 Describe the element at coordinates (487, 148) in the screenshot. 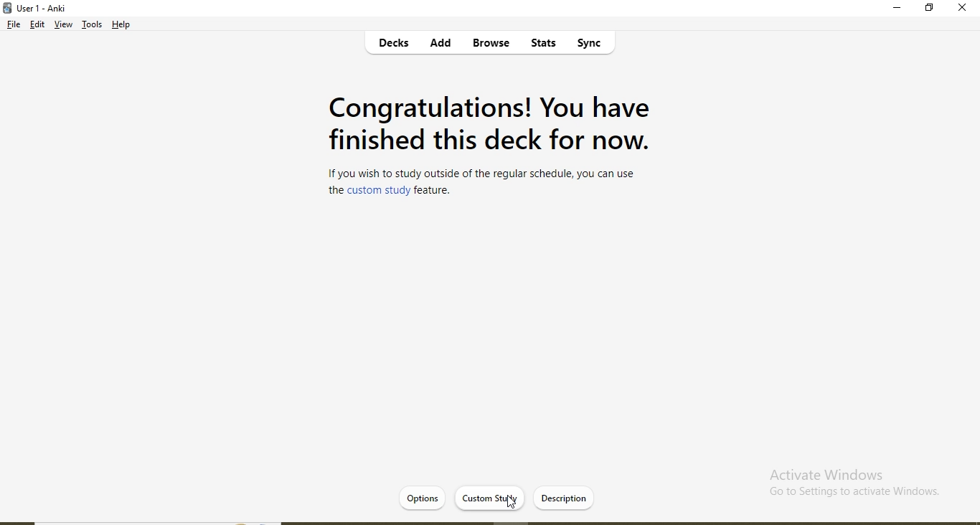

I see `Congratulations! You have
finished this deck for now.
If you wish to study outside of the regular schedule, you can use
the custom study feature.` at that location.